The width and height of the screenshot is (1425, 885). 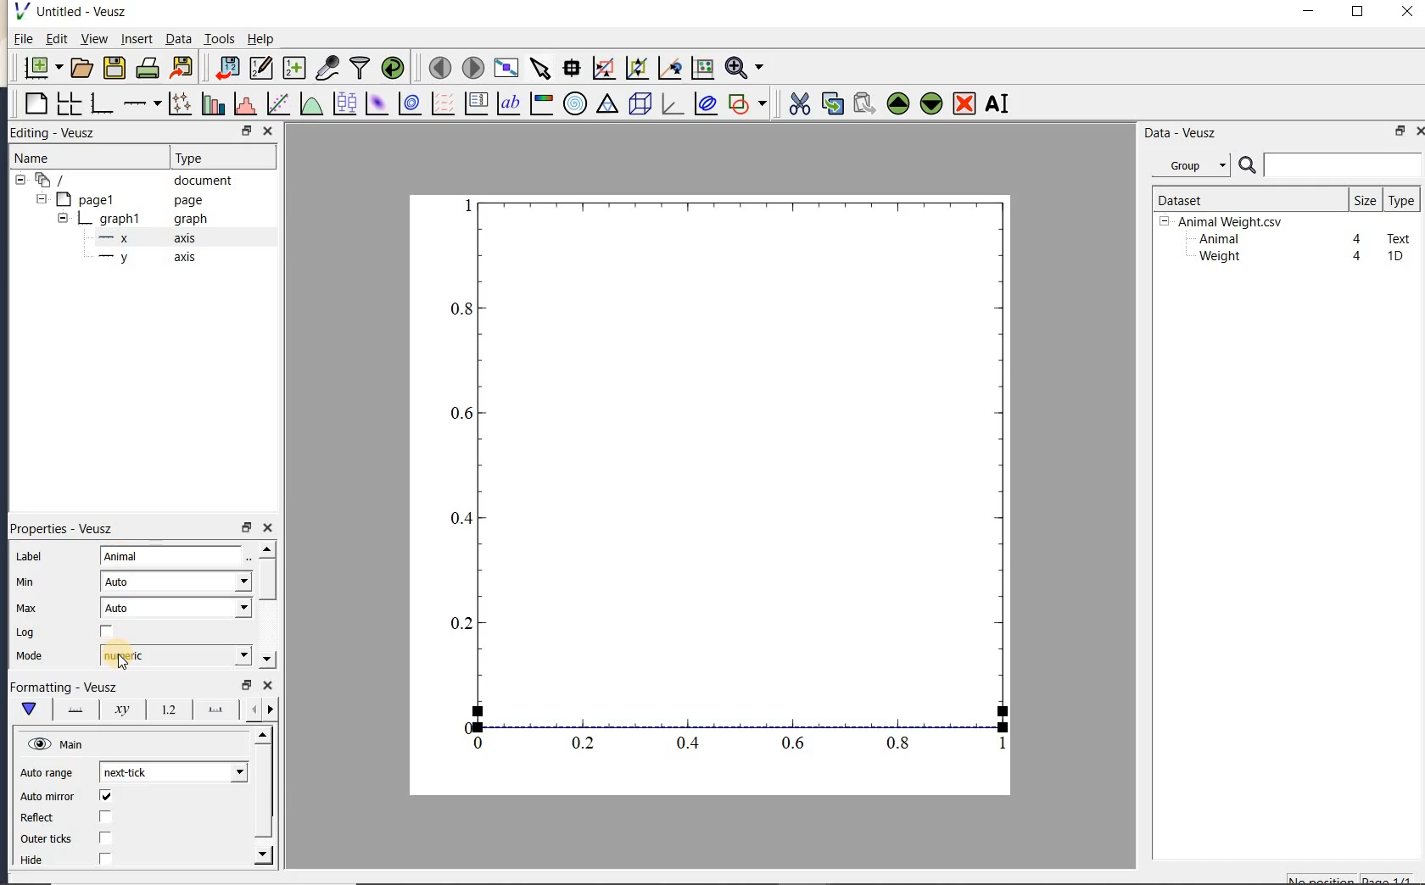 I want to click on check/uncheck, so click(x=104, y=858).